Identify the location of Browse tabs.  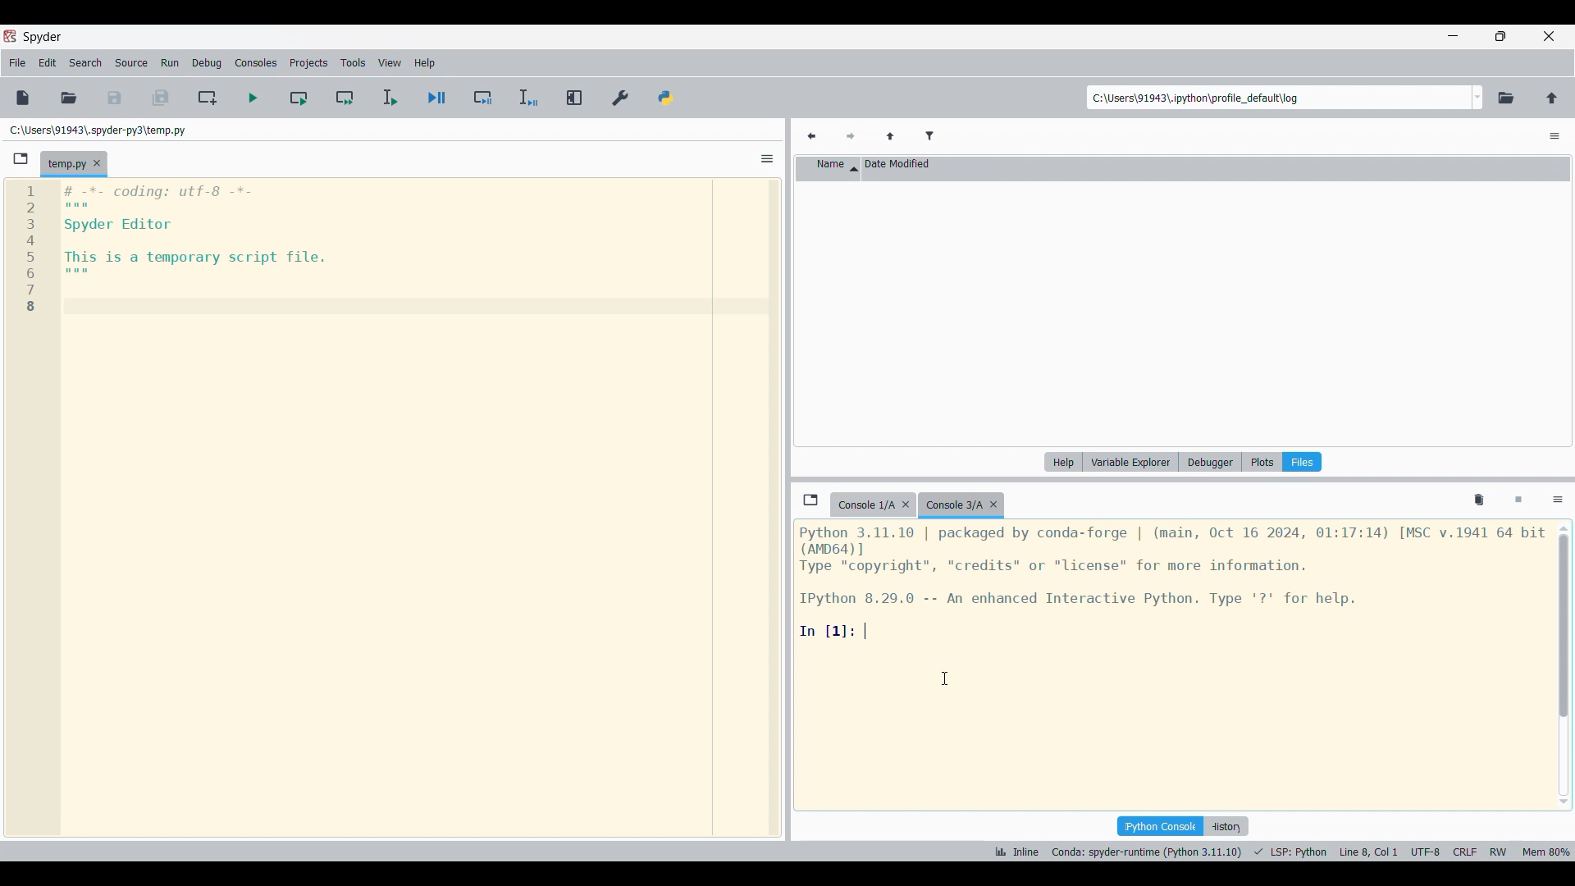
(810, 500).